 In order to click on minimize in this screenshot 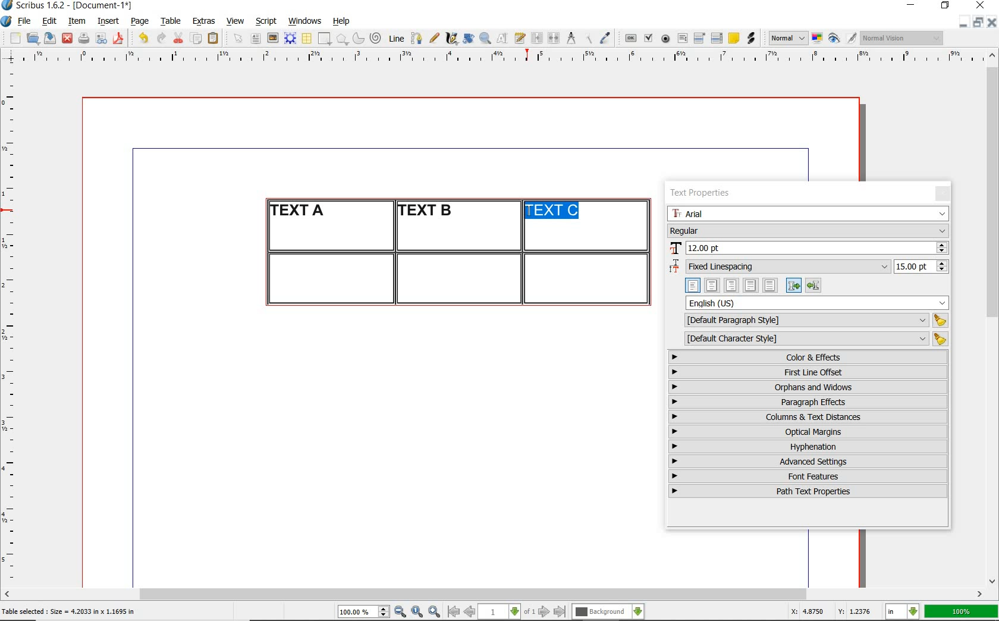, I will do `click(912, 6)`.